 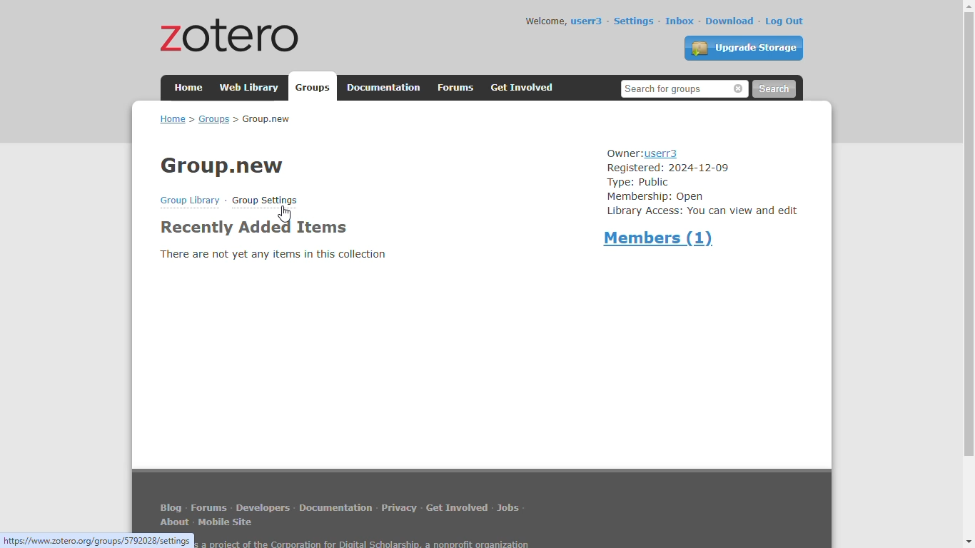 What do you see at coordinates (668, 168) in the screenshot?
I see `registered: 2024-12-09` at bounding box center [668, 168].